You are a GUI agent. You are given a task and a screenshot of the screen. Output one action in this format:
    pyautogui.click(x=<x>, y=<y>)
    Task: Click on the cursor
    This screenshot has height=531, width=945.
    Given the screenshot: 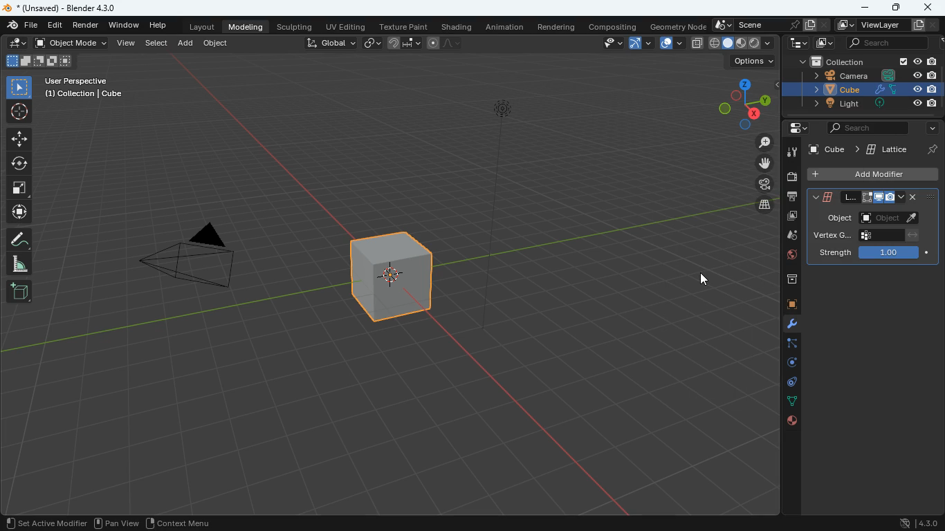 What is the action you would take?
    pyautogui.click(x=701, y=277)
    